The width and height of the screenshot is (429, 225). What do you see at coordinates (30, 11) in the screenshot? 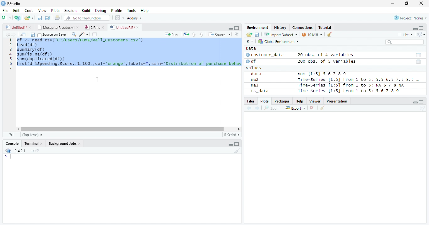
I see `Code` at bounding box center [30, 11].